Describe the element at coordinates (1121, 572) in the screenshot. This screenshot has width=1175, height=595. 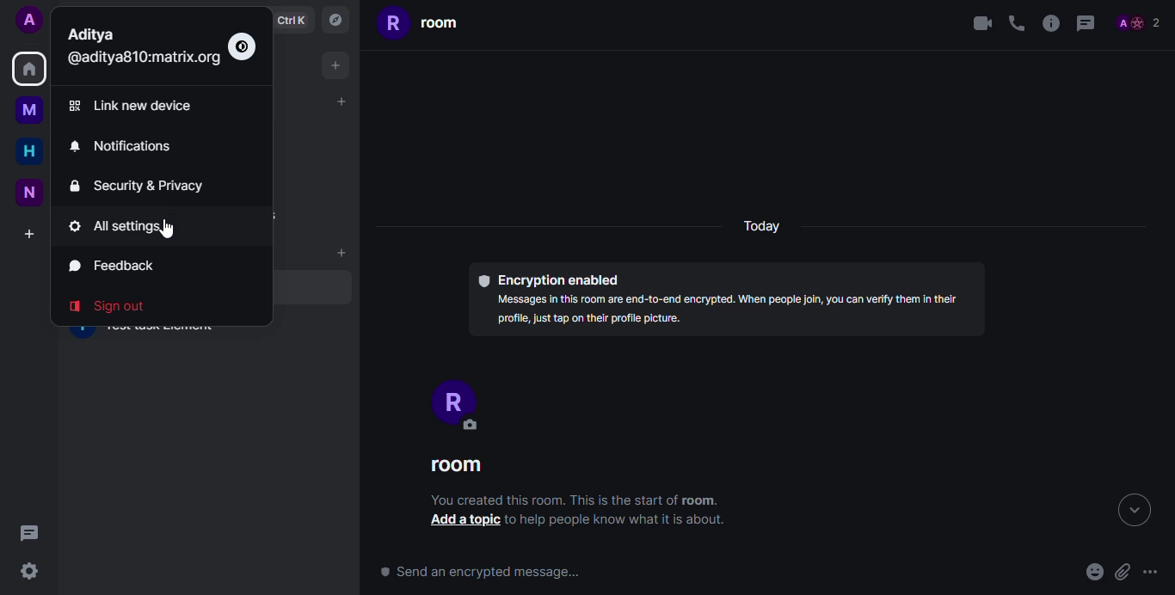
I see `attach` at that location.